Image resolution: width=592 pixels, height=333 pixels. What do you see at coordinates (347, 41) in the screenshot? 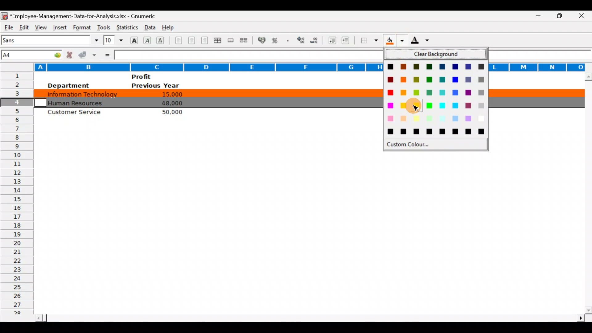
I see `Increase indent, align contents to the right` at bounding box center [347, 41].